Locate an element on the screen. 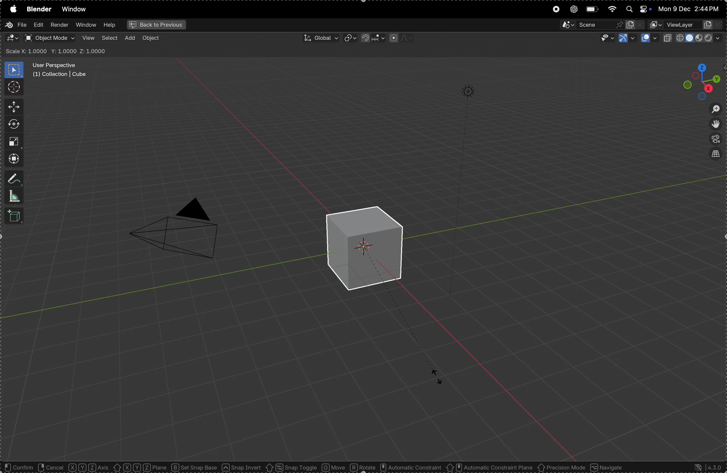 The width and height of the screenshot is (727, 473). perspective is located at coordinates (717, 139).